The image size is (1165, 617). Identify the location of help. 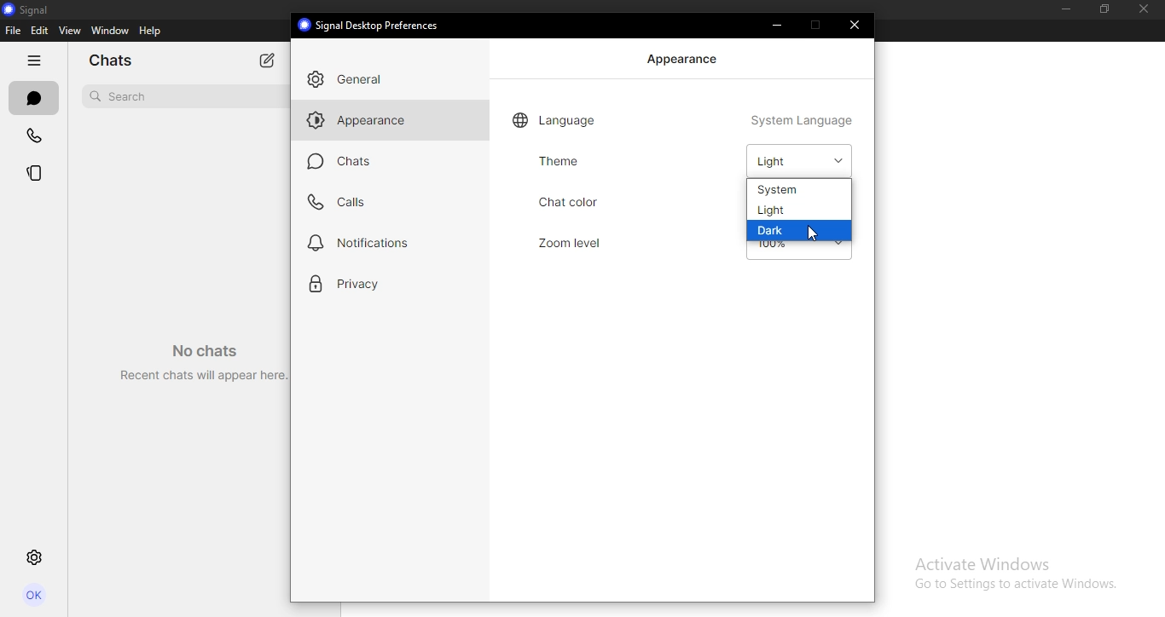
(151, 32).